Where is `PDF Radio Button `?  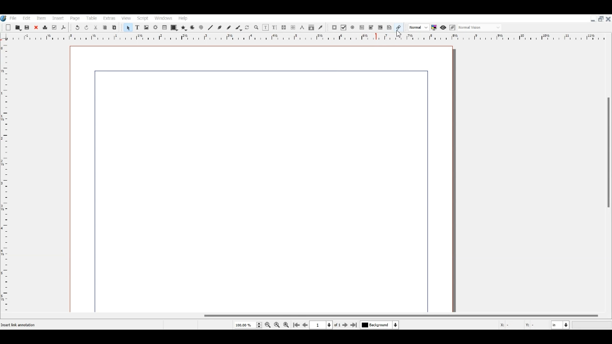
PDF Radio Button  is located at coordinates (353, 28).